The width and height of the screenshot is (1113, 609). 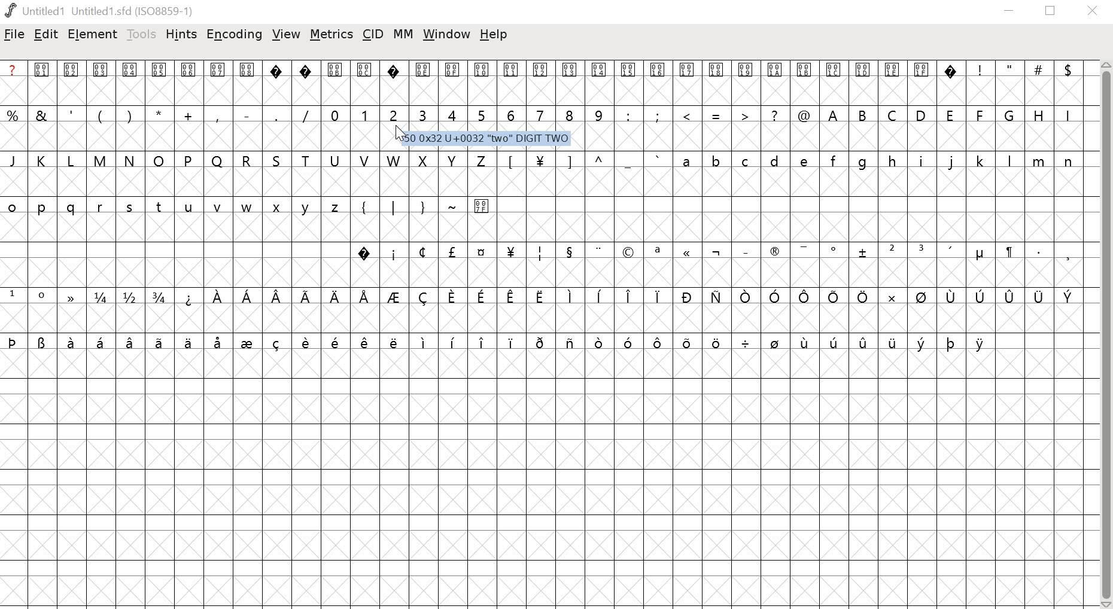 What do you see at coordinates (104, 11) in the screenshot?
I see `Untitled1 Untitled 1.sfd (IS08859-1)` at bounding box center [104, 11].